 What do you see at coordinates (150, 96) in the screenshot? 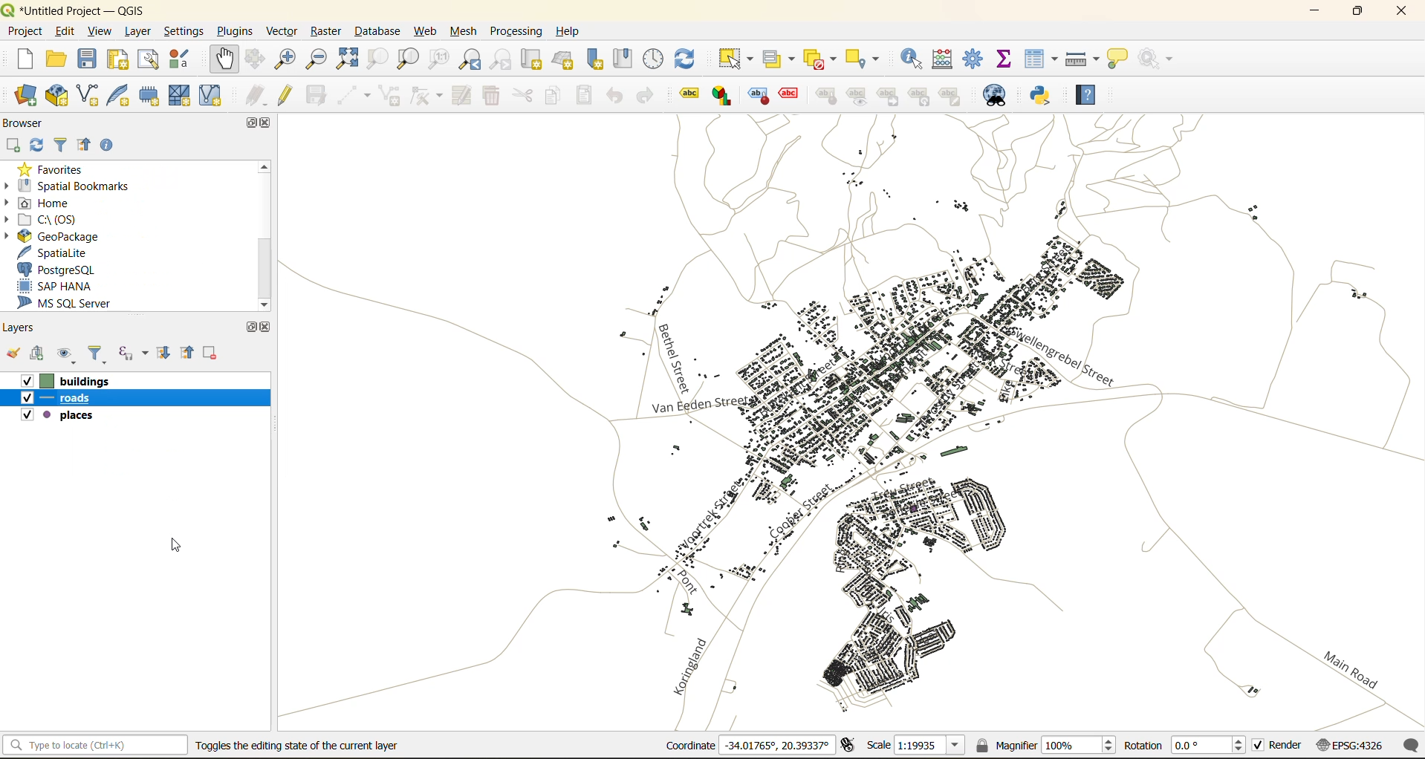
I see `temporary scratch layer` at bounding box center [150, 96].